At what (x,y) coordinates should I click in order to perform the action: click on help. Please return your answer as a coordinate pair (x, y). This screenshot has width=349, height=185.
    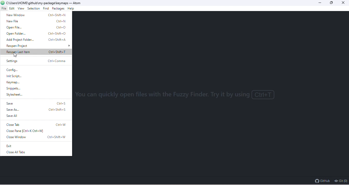
    Looking at the image, I should click on (72, 8).